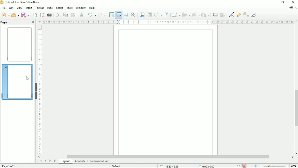 This screenshot has width=298, height=168. I want to click on New, so click(5, 15).